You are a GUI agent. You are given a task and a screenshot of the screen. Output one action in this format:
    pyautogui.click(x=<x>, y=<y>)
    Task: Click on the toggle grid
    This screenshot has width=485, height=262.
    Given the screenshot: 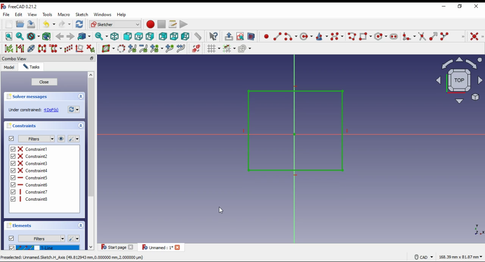 What is the action you would take?
    pyautogui.click(x=213, y=48)
    